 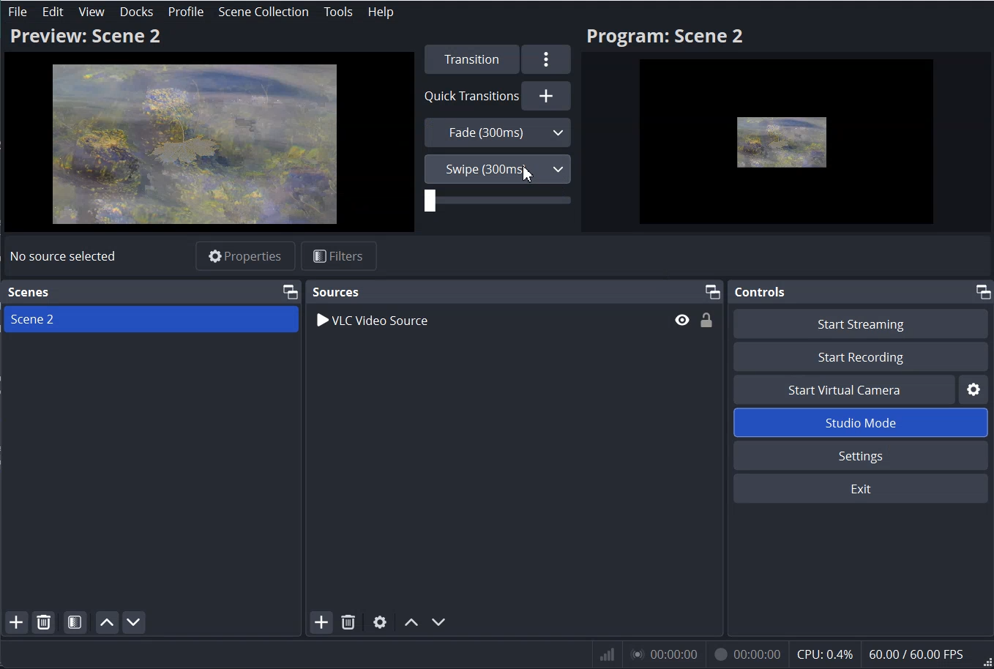 What do you see at coordinates (75, 621) in the screenshot?
I see `Open Scene filter` at bounding box center [75, 621].